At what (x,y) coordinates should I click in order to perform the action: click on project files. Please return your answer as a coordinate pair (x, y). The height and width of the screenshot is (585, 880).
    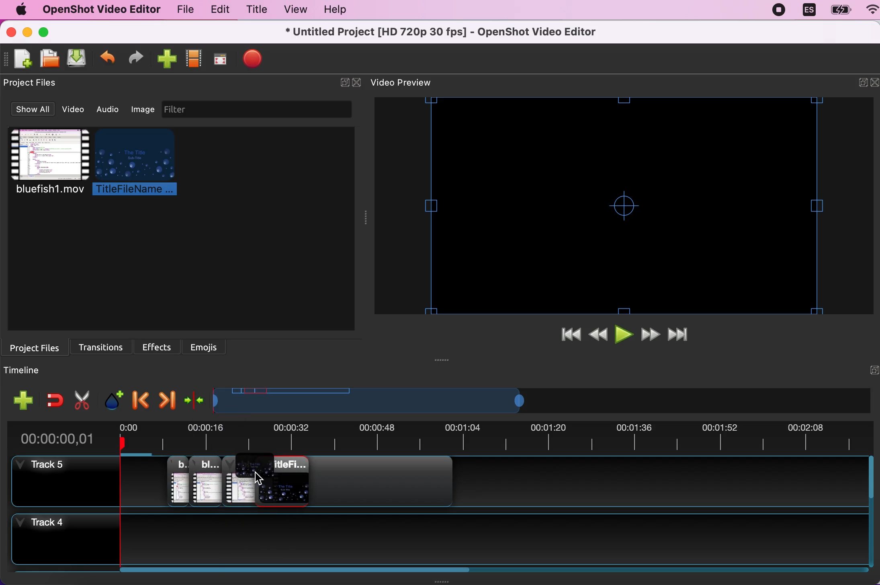
    Looking at the image, I should click on (35, 83).